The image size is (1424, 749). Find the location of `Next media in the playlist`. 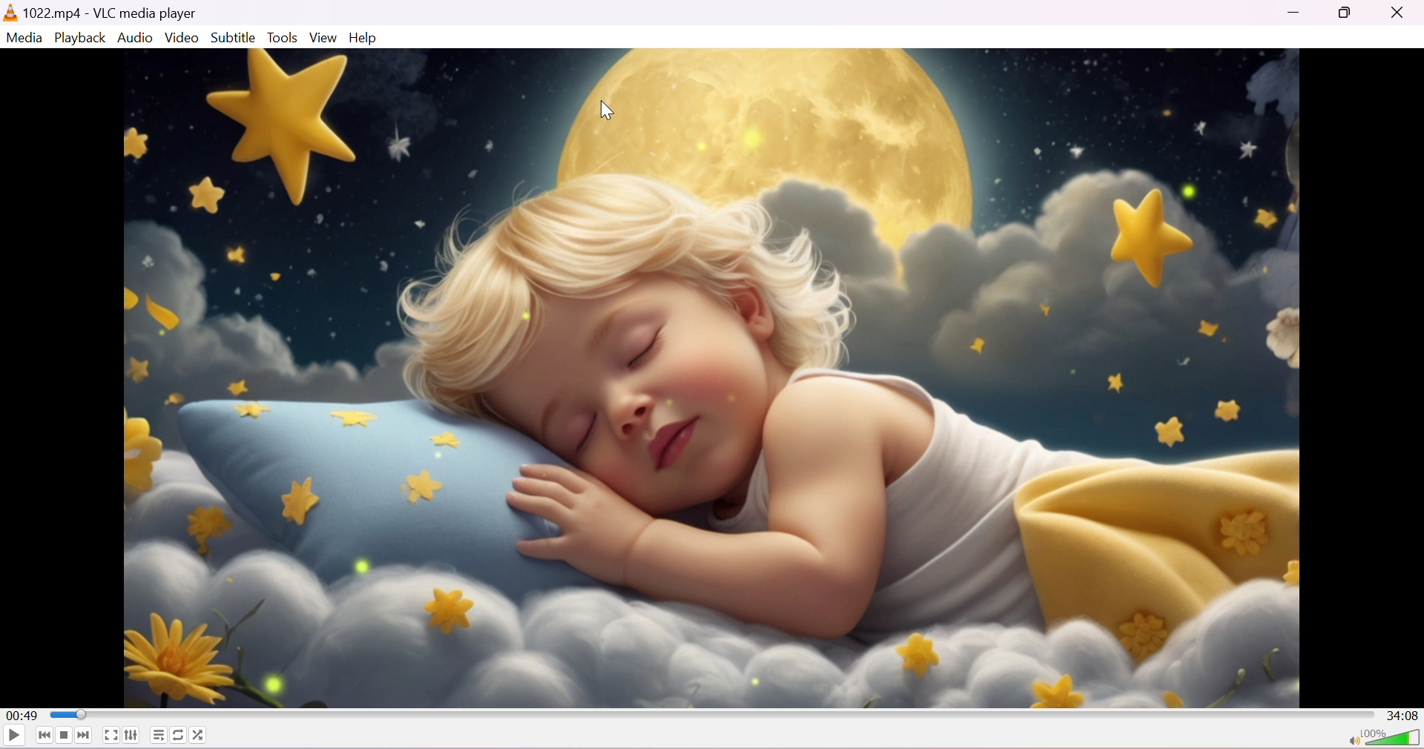

Next media in the playlist is located at coordinates (81, 736).